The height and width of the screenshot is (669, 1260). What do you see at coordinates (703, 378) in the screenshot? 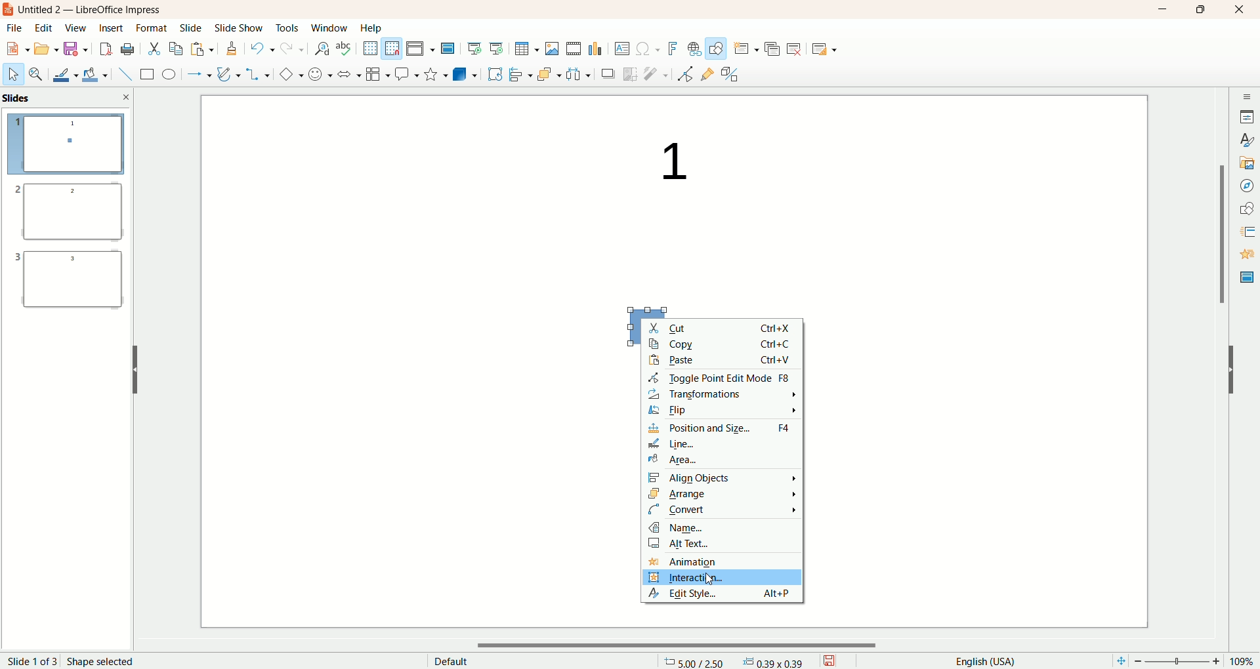
I see `toggle point edit` at bounding box center [703, 378].